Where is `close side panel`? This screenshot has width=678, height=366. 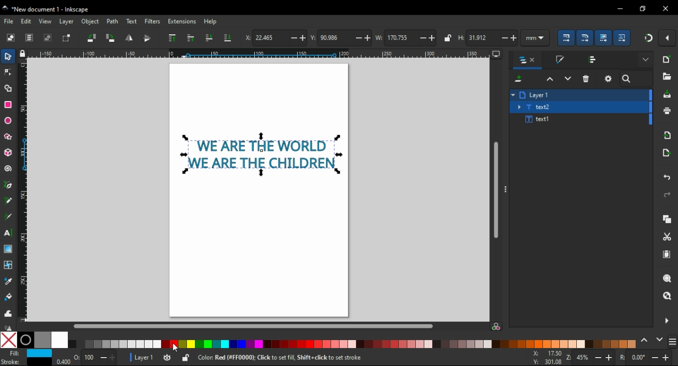
close side panel is located at coordinates (666, 321).